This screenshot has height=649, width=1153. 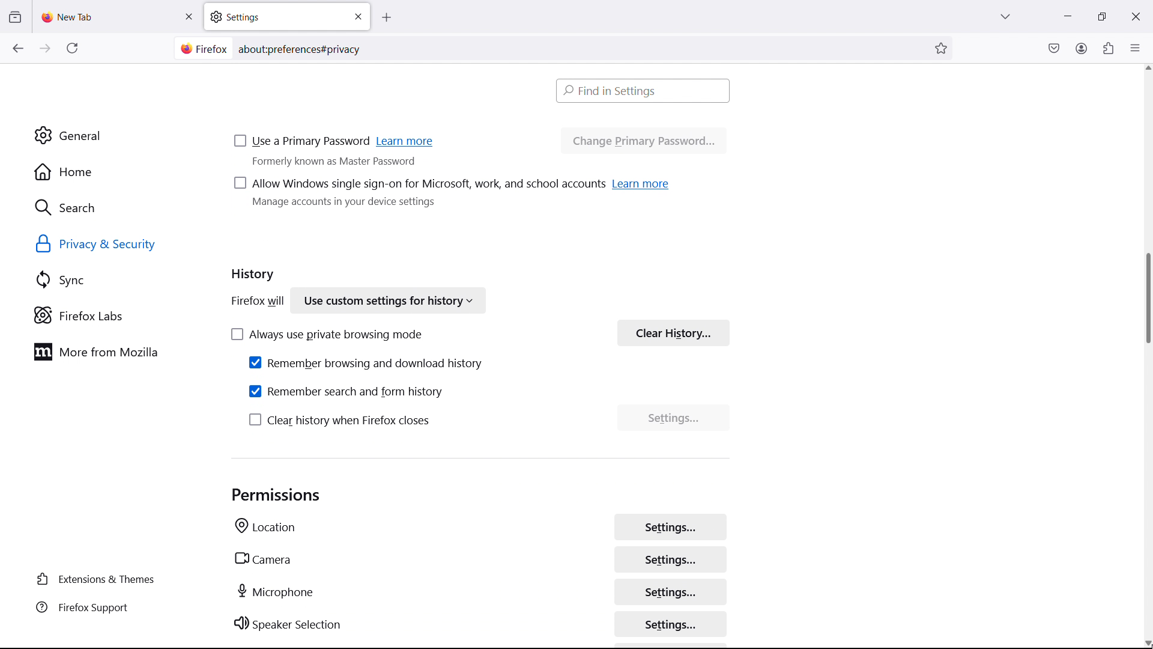 I want to click on site information, so click(x=202, y=49).